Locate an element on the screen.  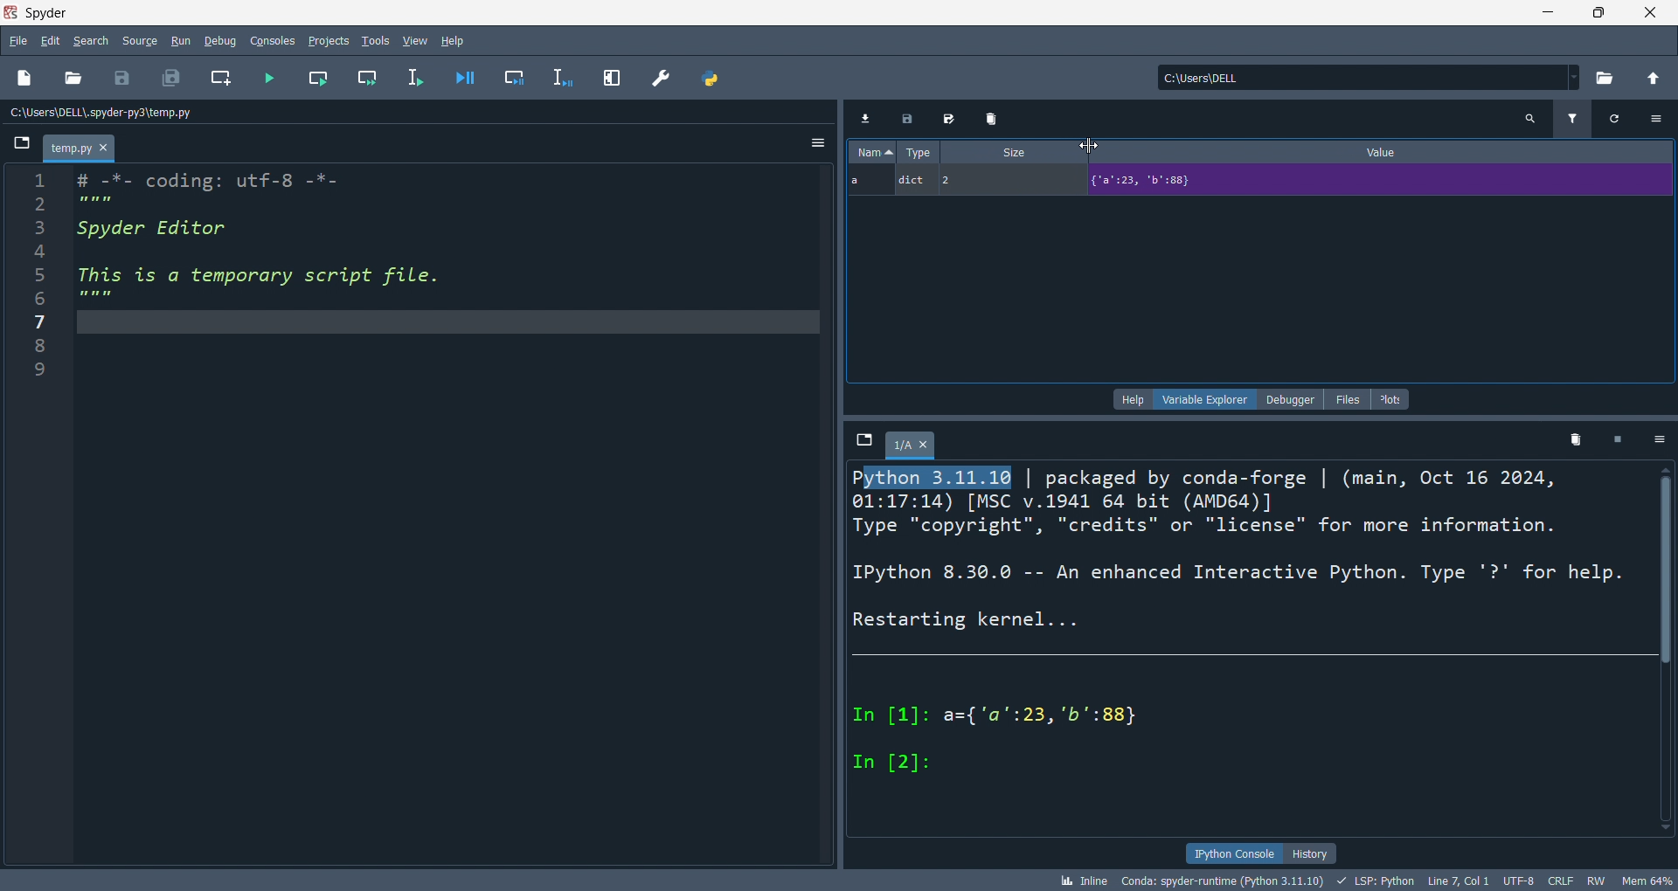
debug file is located at coordinates (469, 78).